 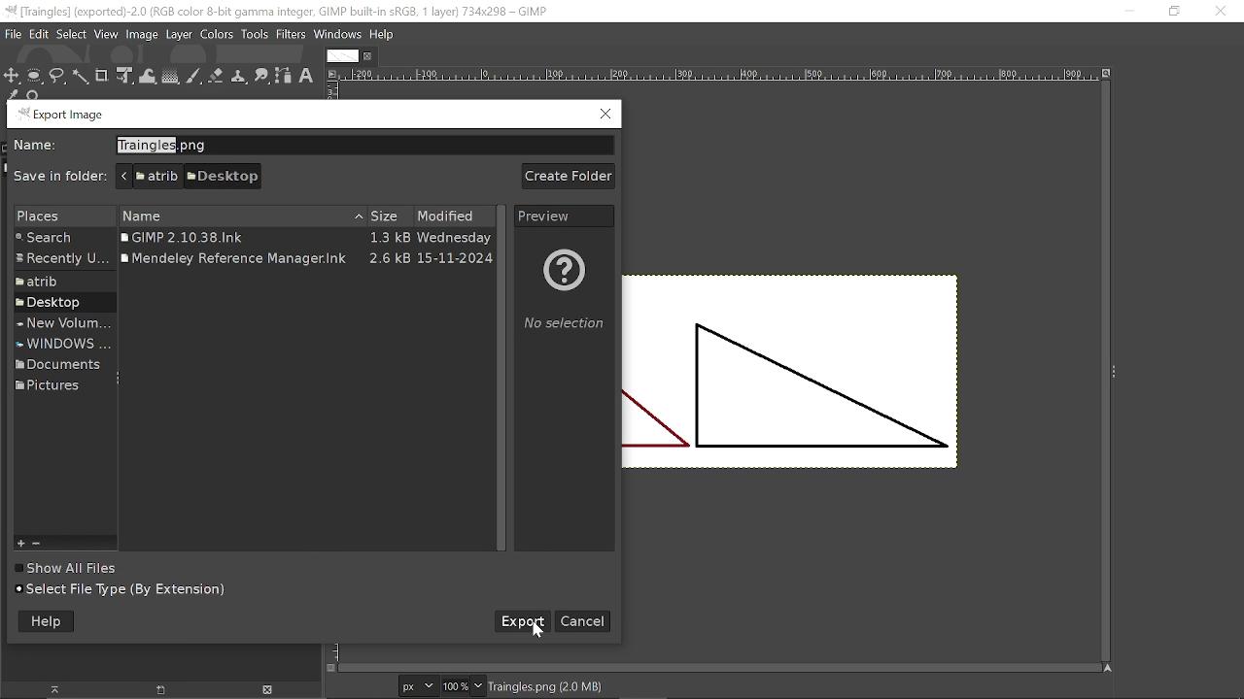 What do you see at coordinates (269, 690) in the screenshot?
I see `Delete this image` at bounding box center [269, 690].